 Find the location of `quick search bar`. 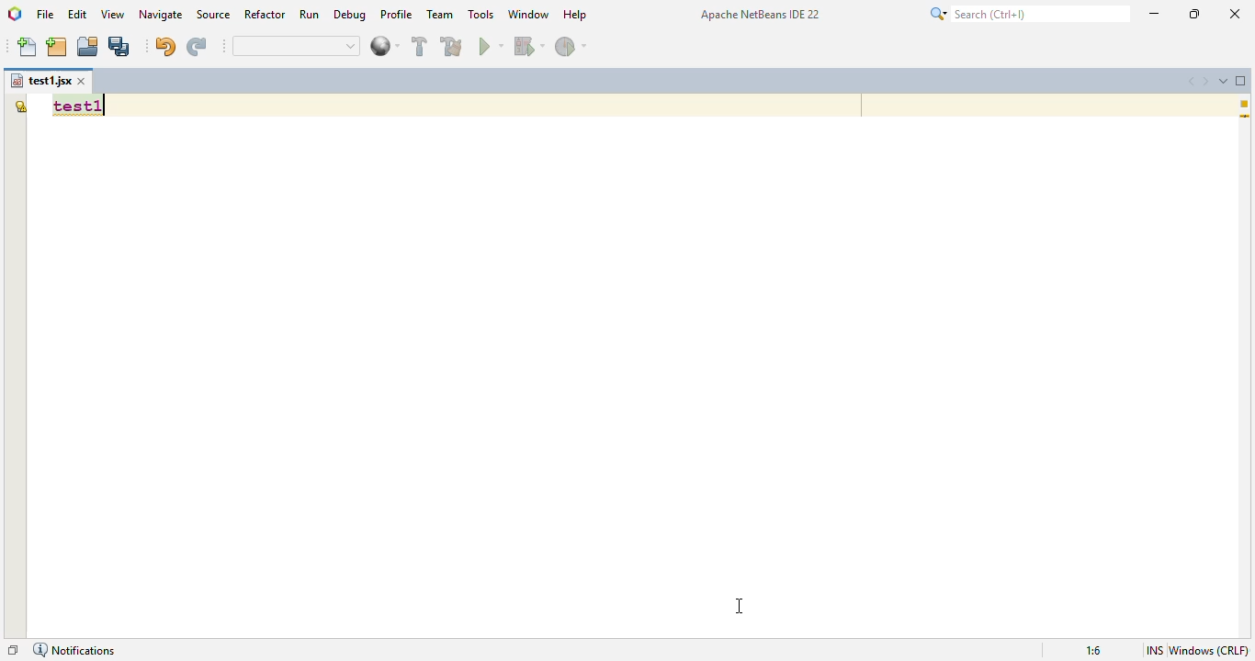

quick search bar is located at coordinates (298, 46).